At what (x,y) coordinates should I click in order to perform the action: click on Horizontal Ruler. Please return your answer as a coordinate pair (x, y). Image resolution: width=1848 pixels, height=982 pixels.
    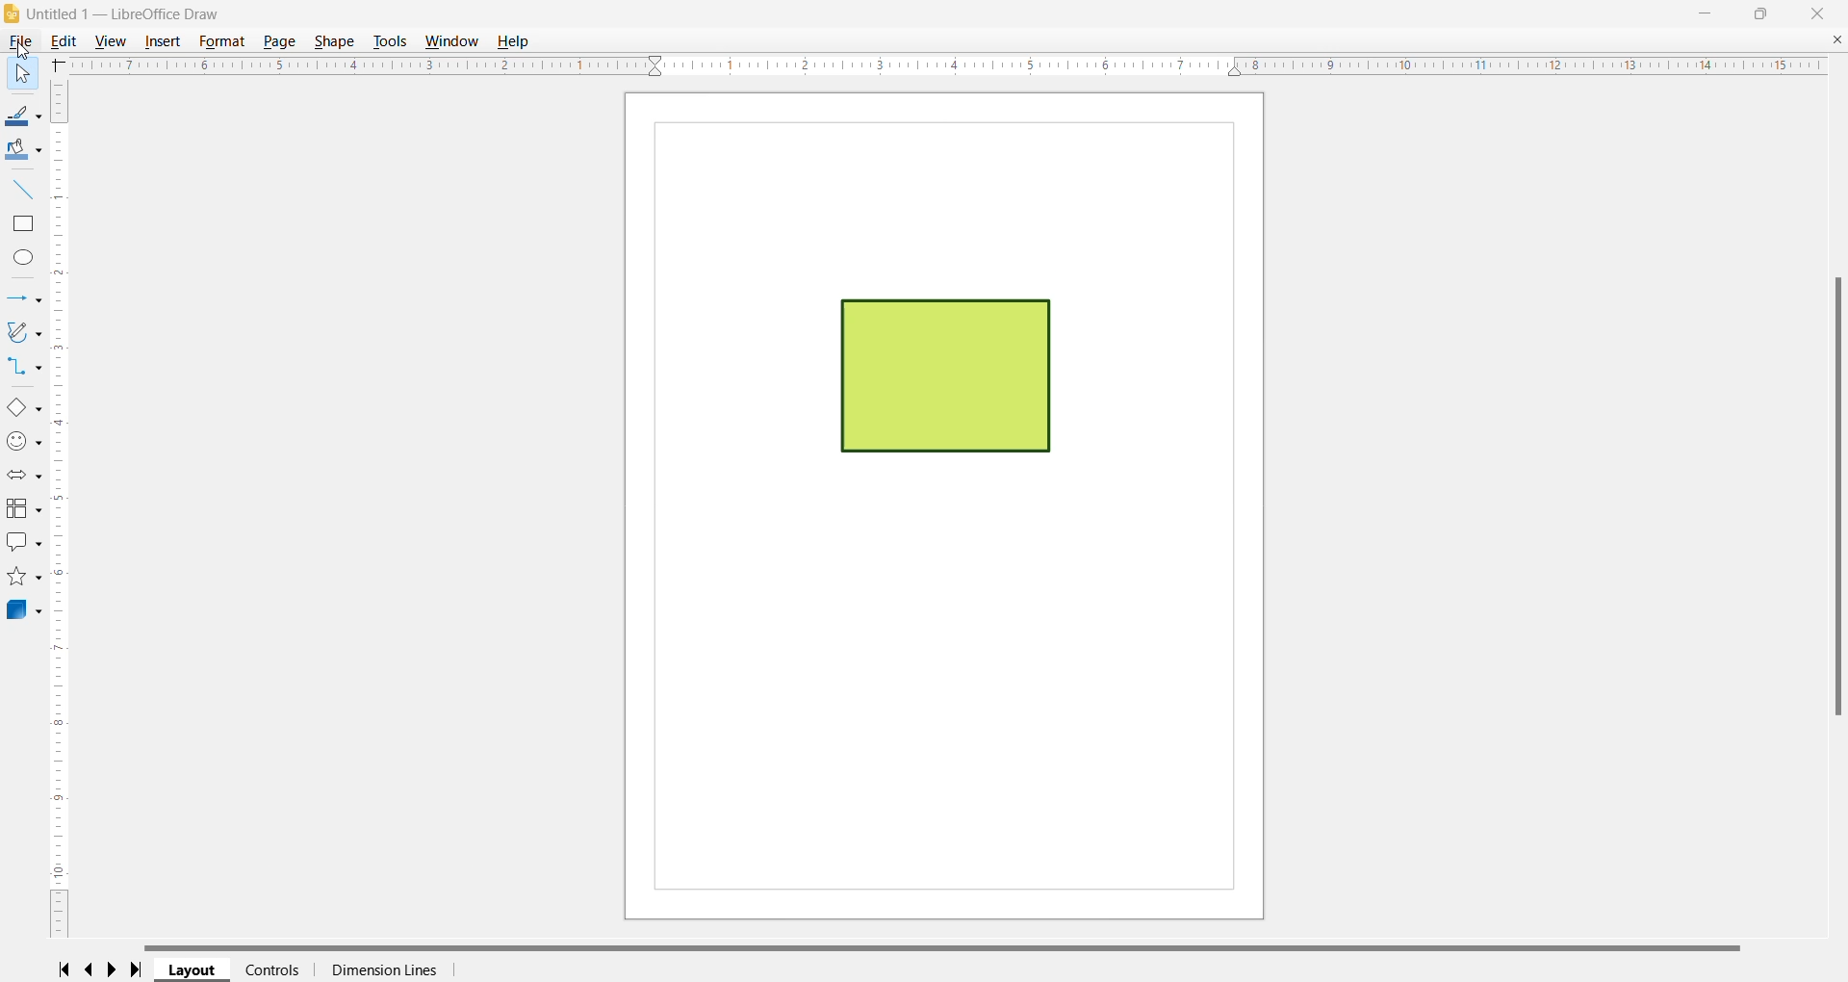
    Looking at the image, I should click on (946, 65).